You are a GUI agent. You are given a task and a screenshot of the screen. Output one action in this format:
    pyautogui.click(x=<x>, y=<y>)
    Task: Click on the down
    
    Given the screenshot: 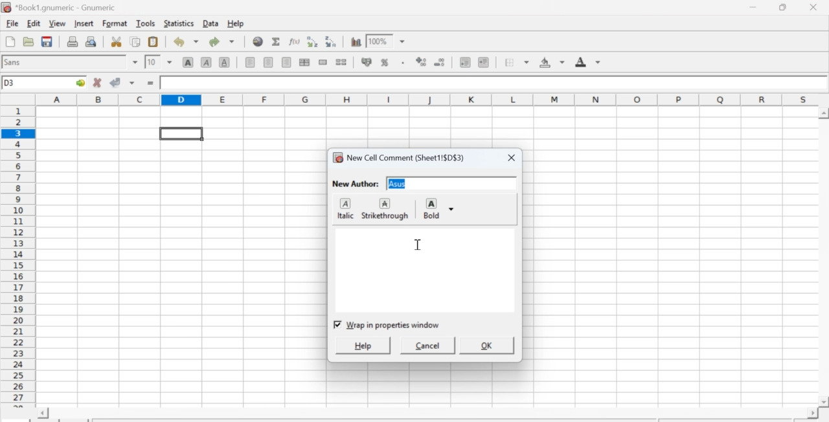 What is the action you would take?
    pyautogui.click(x=403, y=41)
    